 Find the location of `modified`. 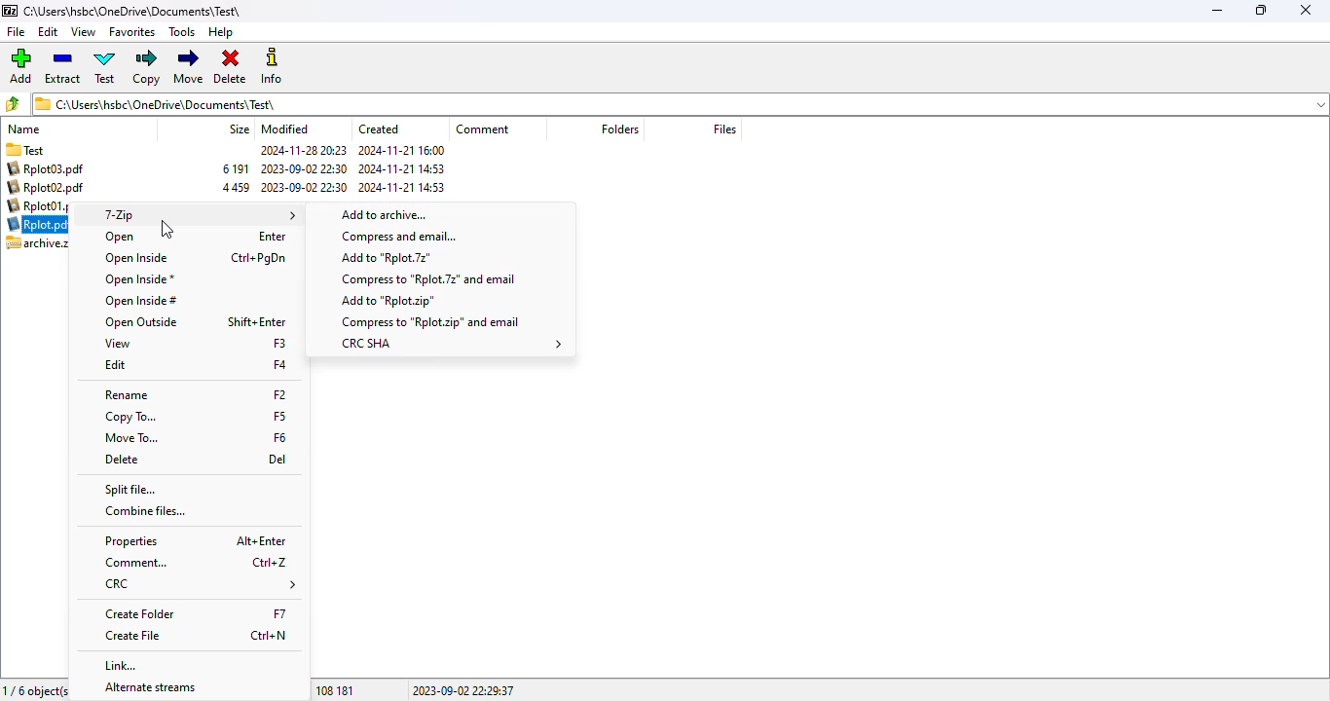

modified is located at coordinates (285, 129).